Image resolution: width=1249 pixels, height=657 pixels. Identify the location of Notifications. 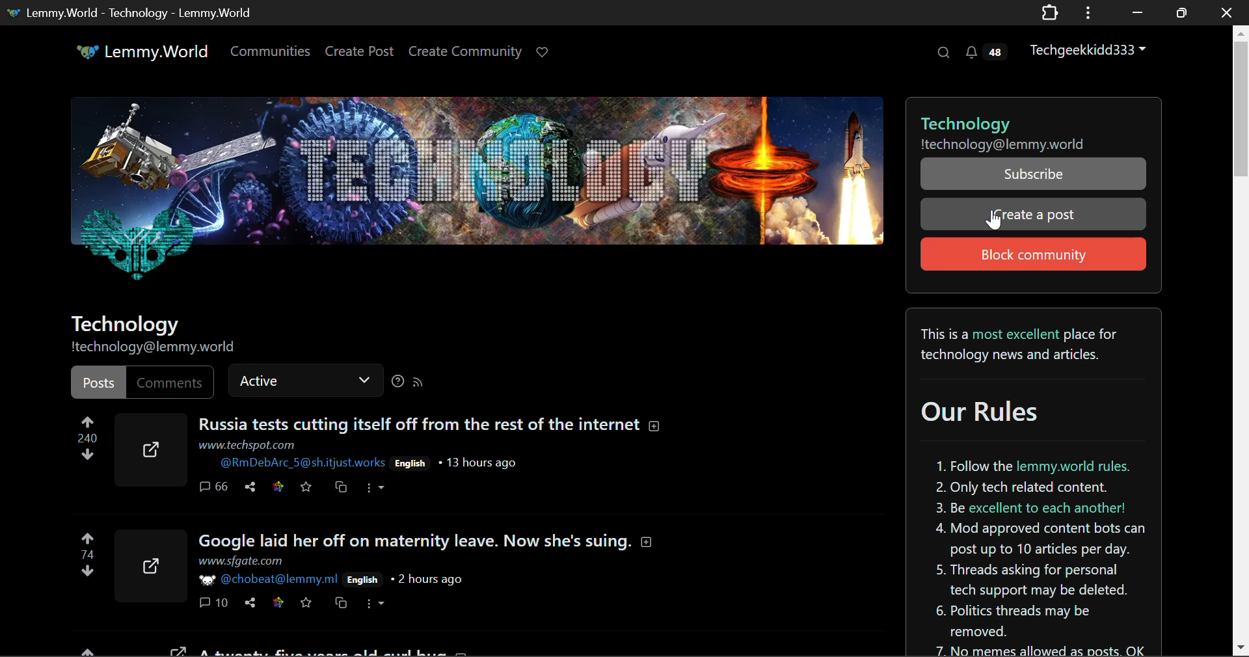
(985, 52).